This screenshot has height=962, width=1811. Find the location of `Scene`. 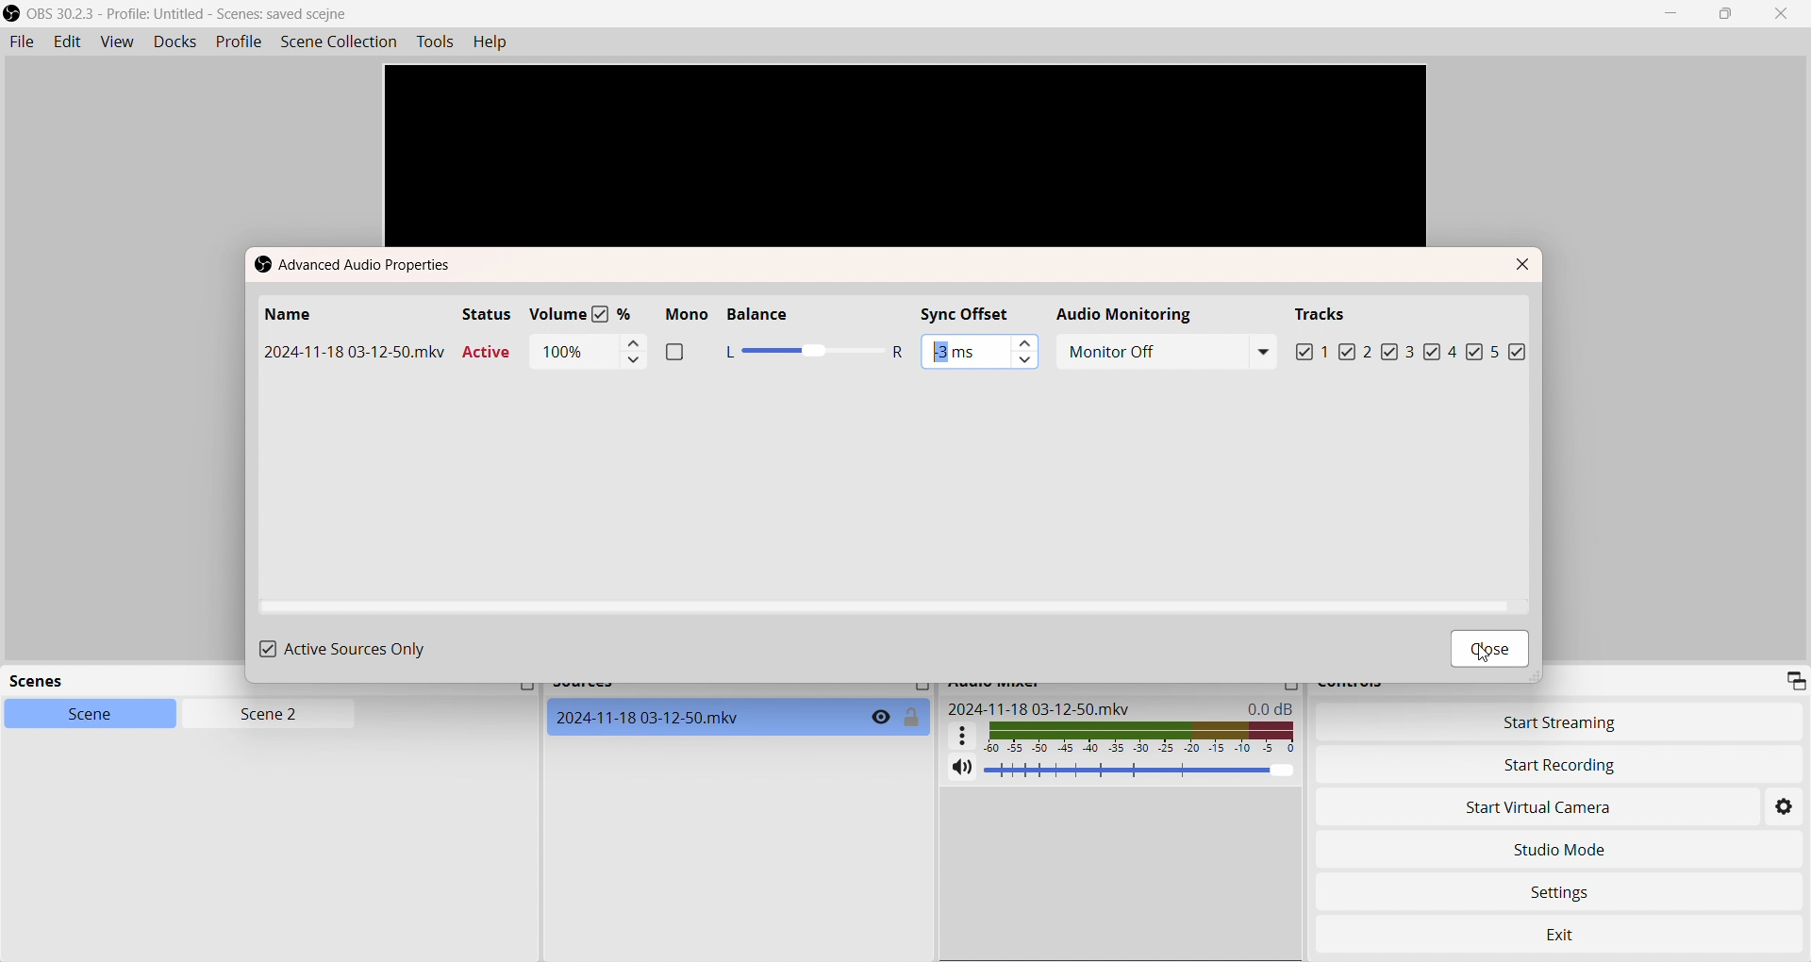

Scene is located at coordinates (77, 713).